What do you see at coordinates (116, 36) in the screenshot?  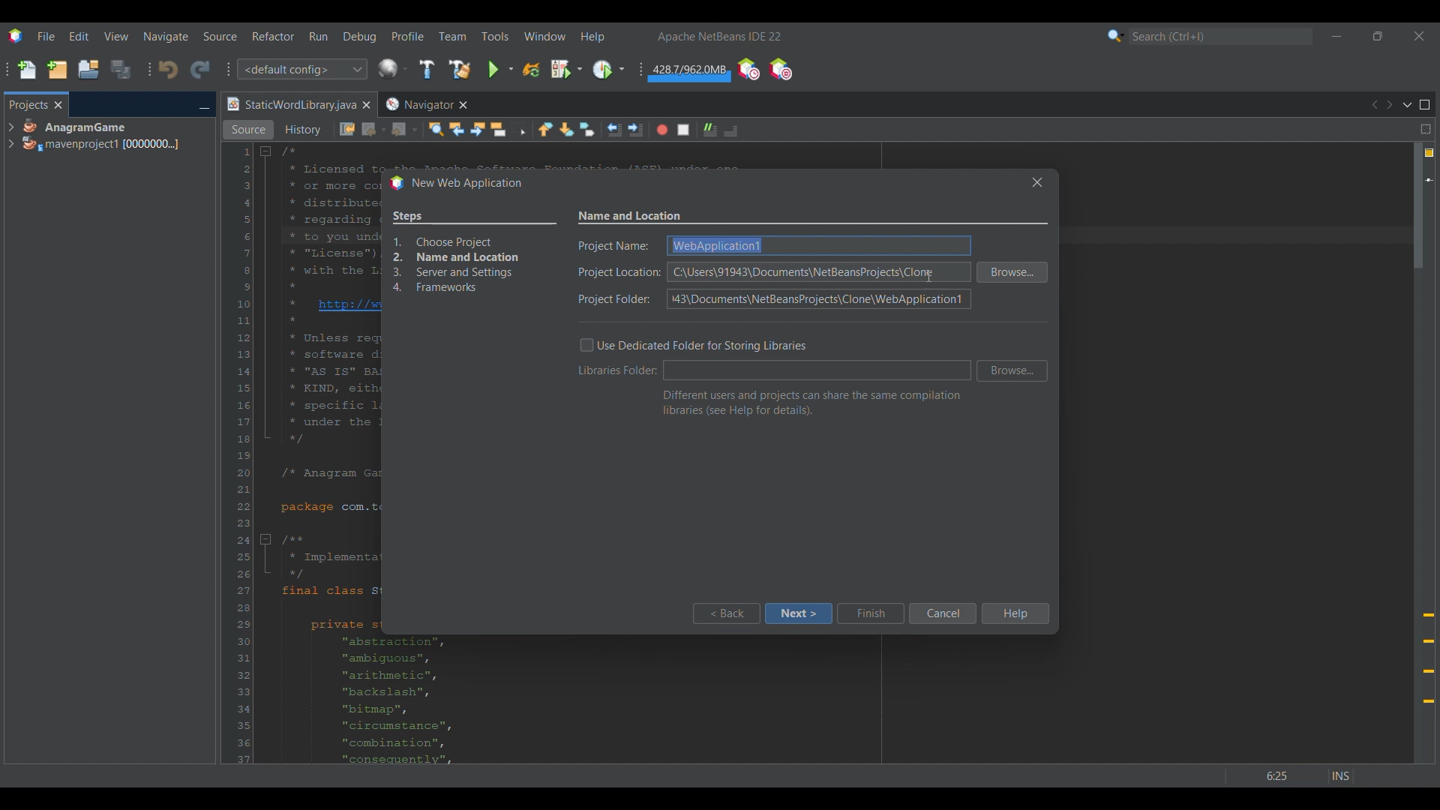 I see `View menu` at bounding box center [116, 36].